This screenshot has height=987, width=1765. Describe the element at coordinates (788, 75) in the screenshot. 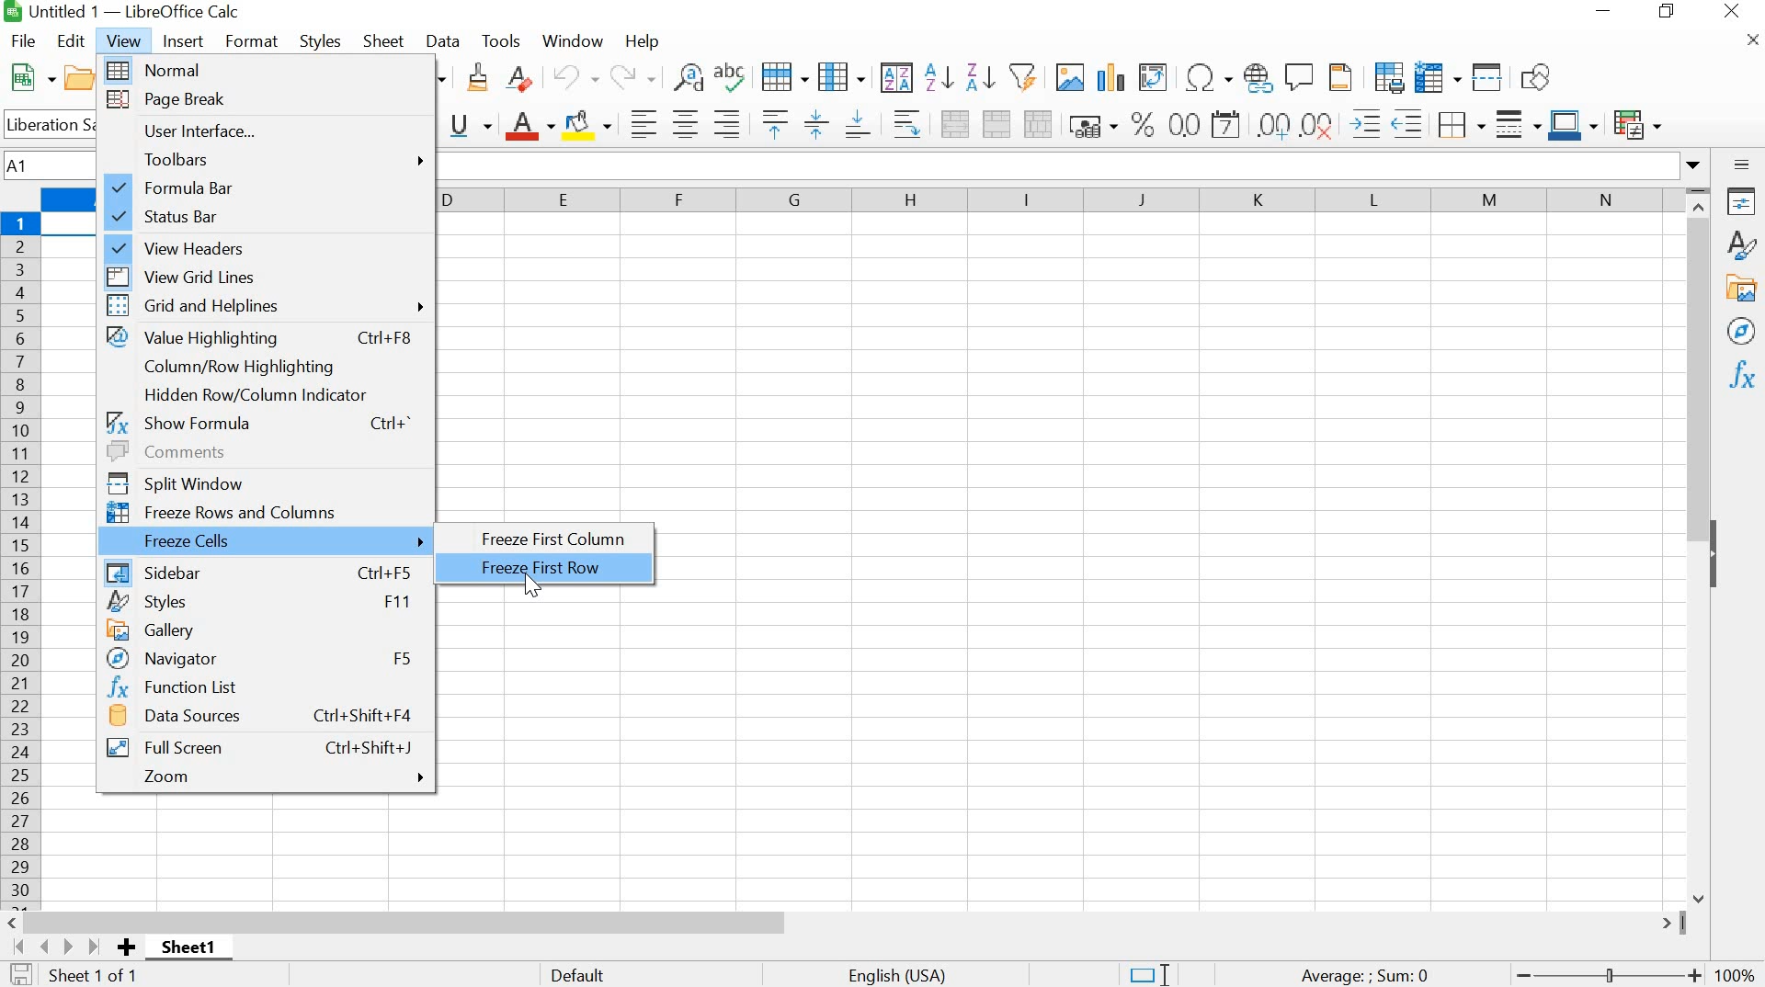

I see `ROW` at that location.